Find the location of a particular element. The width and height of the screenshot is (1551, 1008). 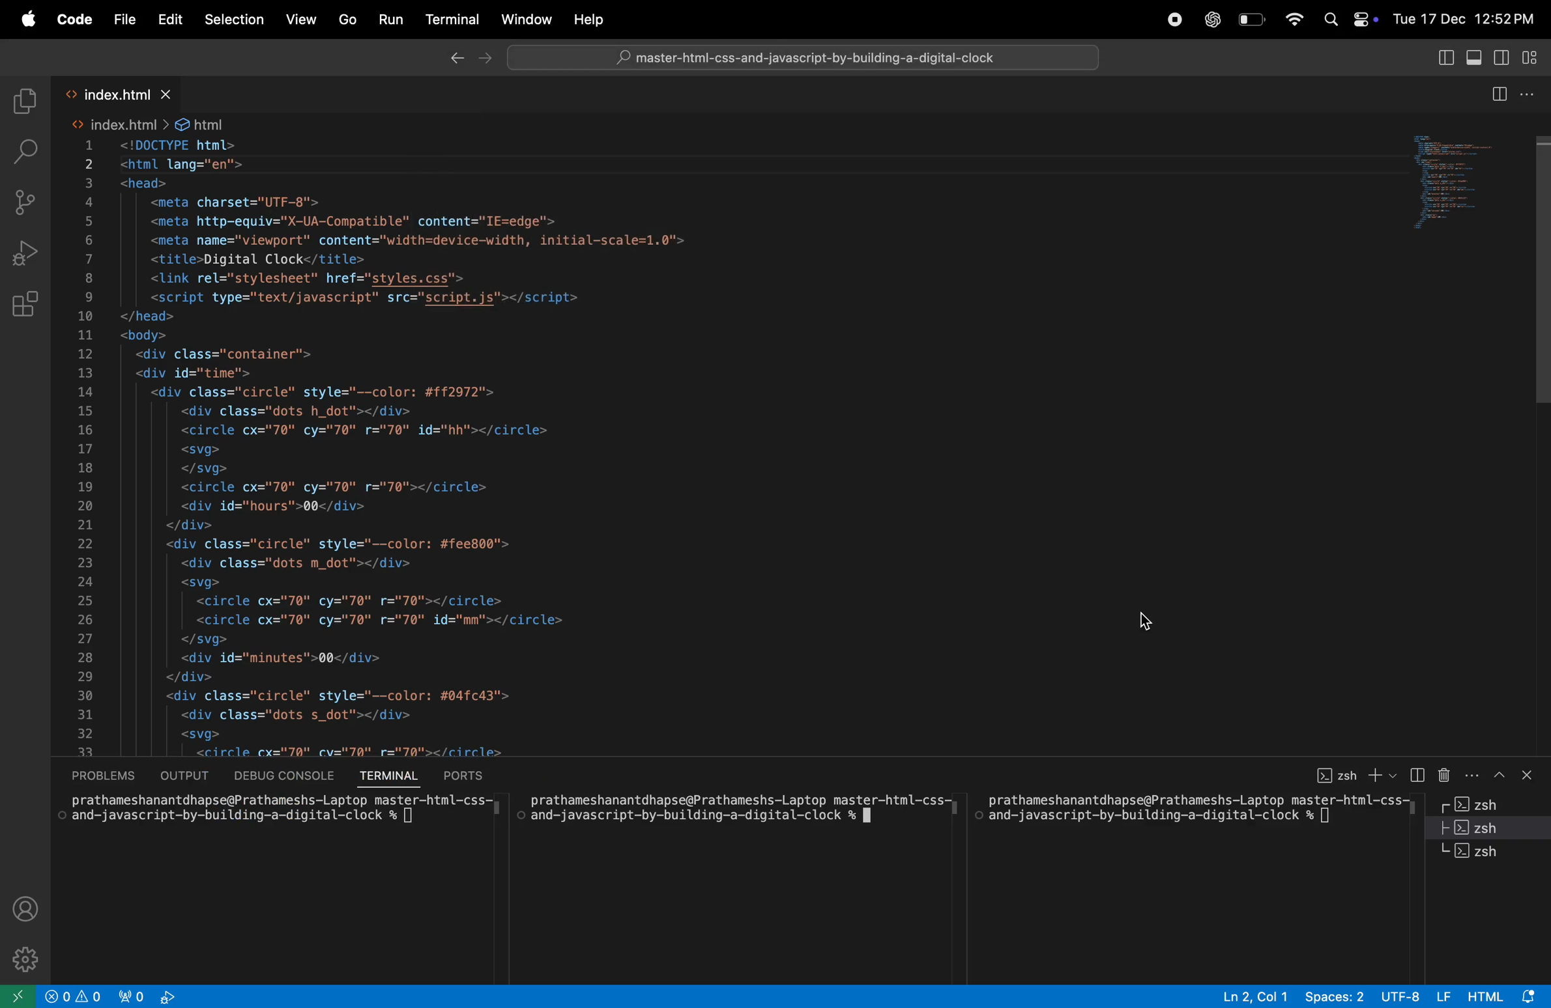

profile is located at coordinates (27, 904).